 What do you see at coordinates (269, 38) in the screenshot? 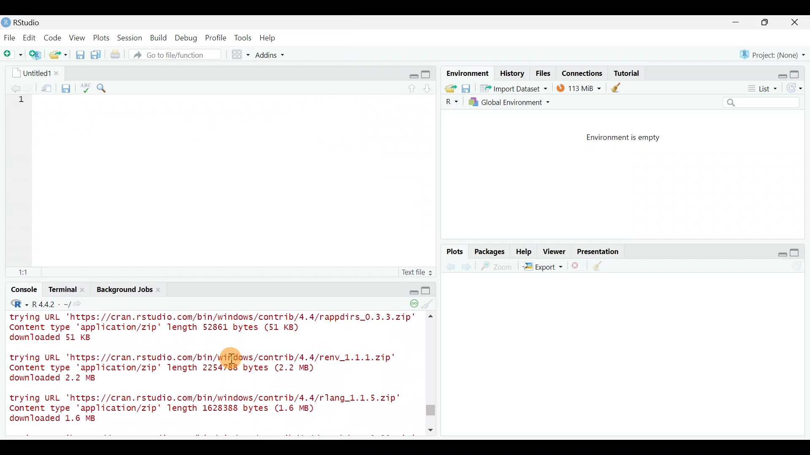
I see `Help` at bounding box center [269, 38].